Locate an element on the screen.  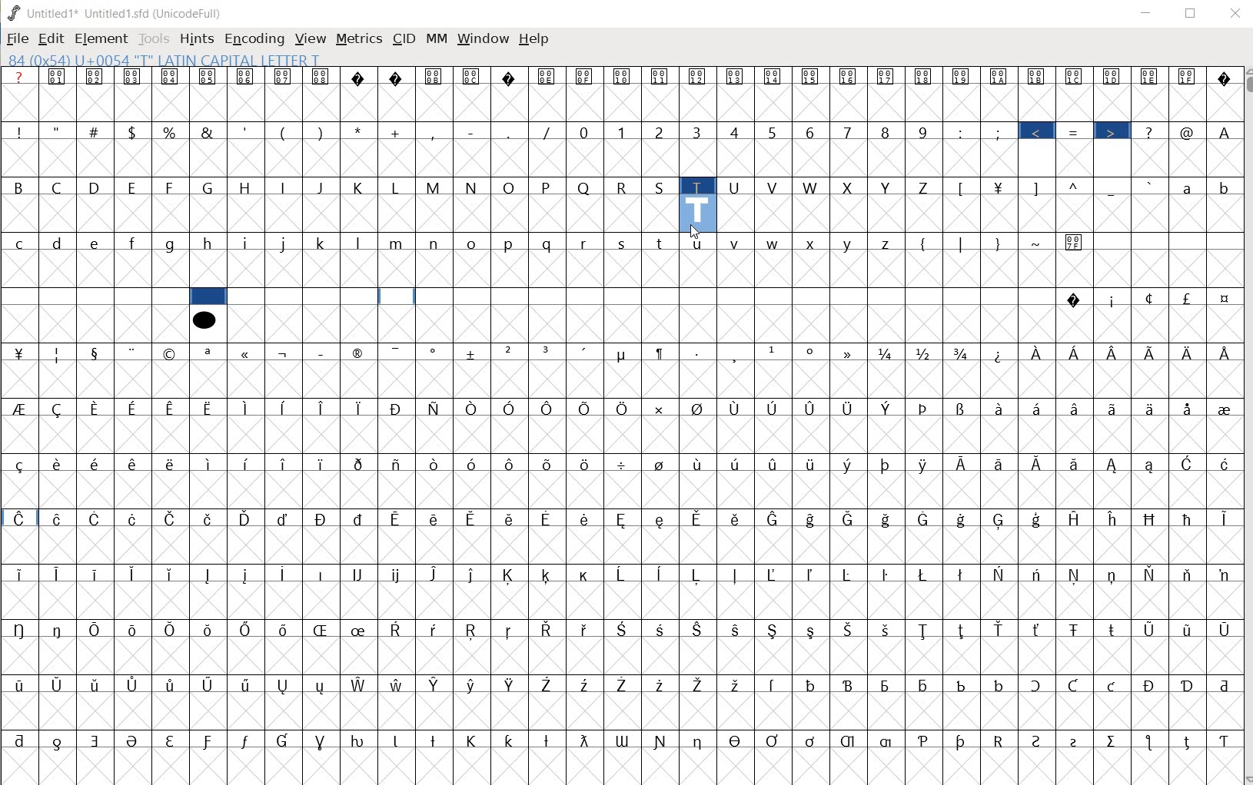
Symbol is located at coordinates (886, 575).